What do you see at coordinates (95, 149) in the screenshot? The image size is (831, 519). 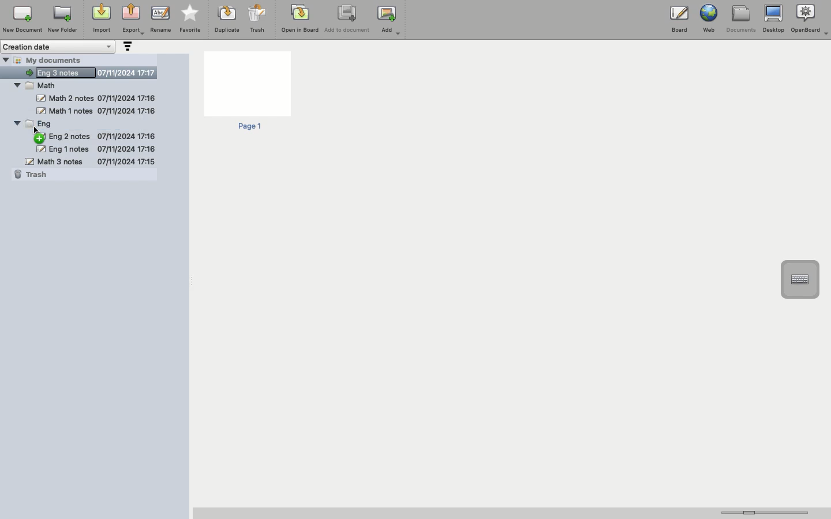 I see `Eng 1 notes` at bounding box center [95, 149].